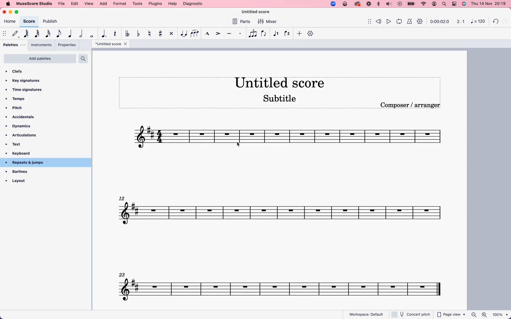 This screenshot has width=511, height=319. What do you see at coordinates (239, 146) in the screenshot?
I see `cursor` at bounding box center [239, 146].